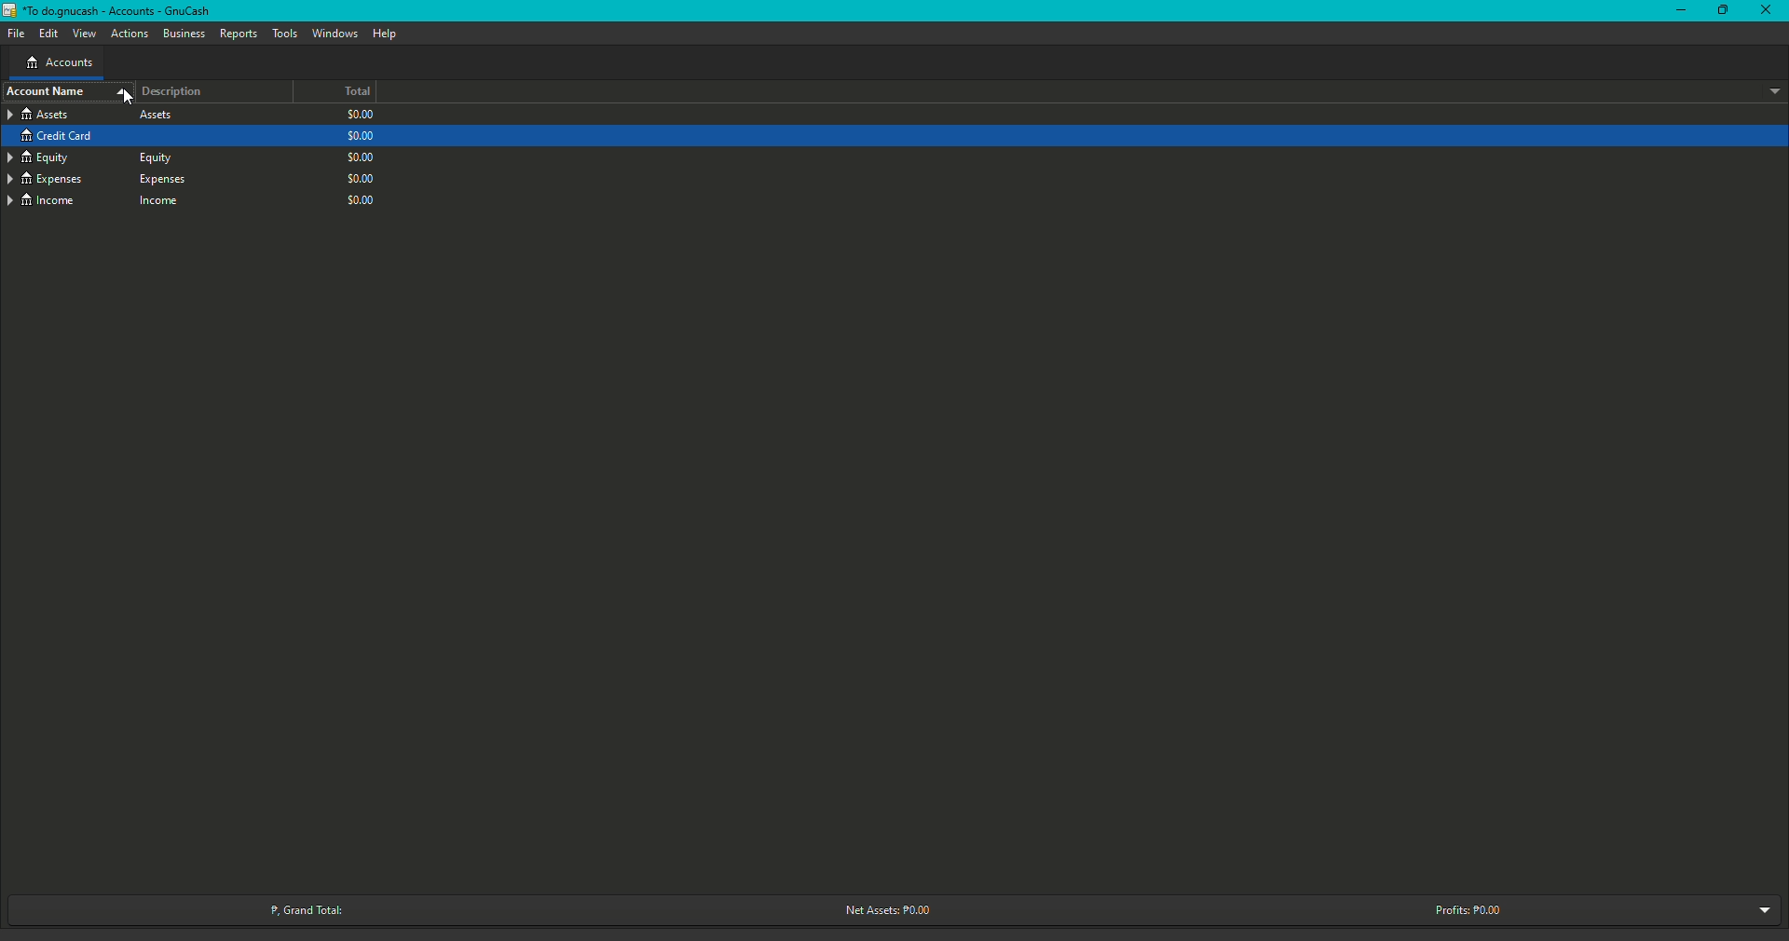 The height and width of the screenshot is (941, 1789). Describe the element at coordinates (101, 181) in the screenshot. I see `Expenses` at that location.